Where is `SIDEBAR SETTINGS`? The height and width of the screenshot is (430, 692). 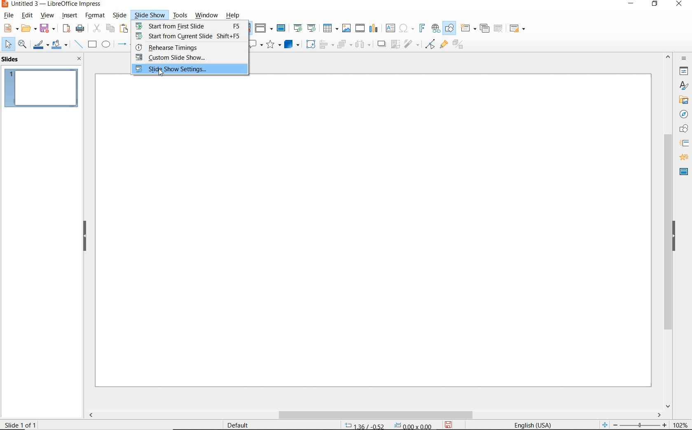
SIDEBAR SETTINGS is located at coordinates (683, 59).